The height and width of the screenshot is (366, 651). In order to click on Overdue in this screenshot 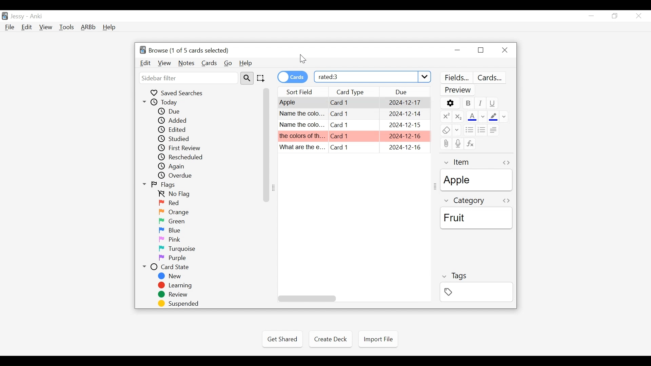, I will do `click(178, 176)`.